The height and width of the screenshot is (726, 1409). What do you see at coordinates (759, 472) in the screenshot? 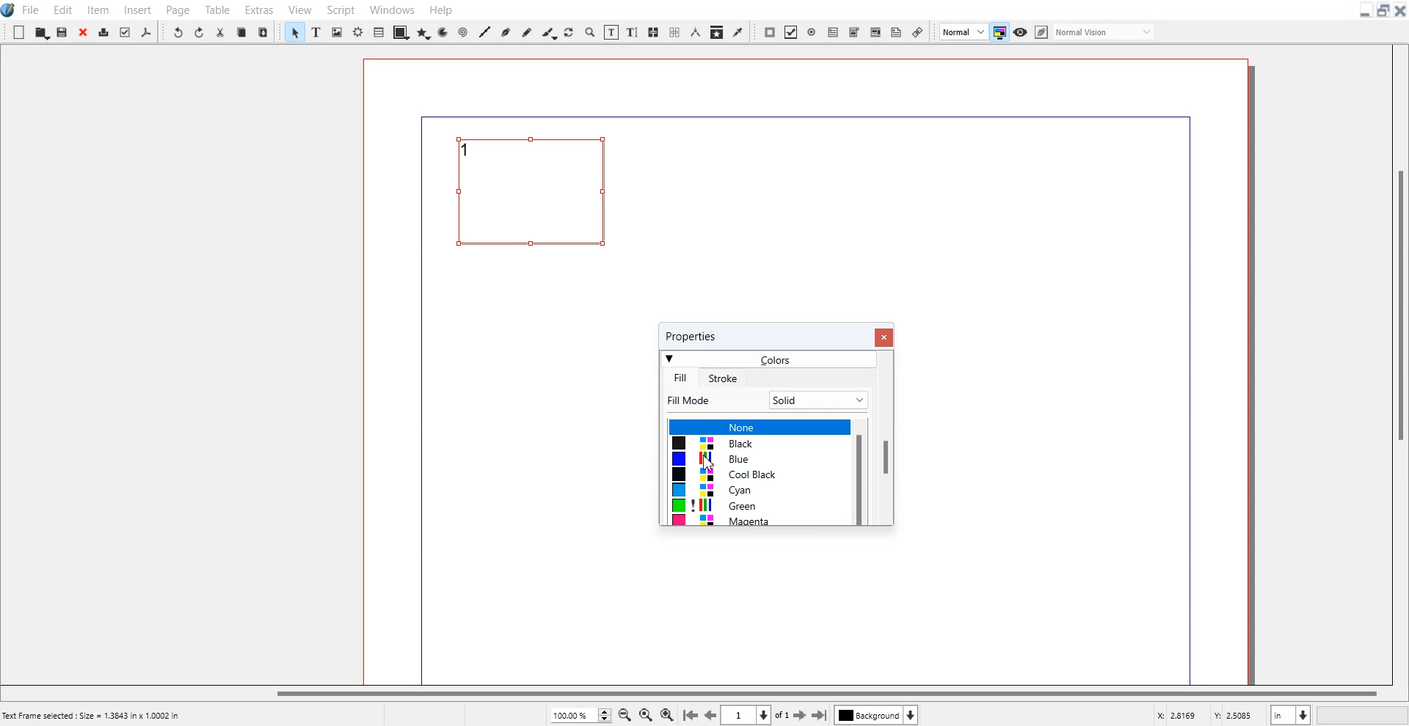
I see `Colors` at bounding box center [759, 472].